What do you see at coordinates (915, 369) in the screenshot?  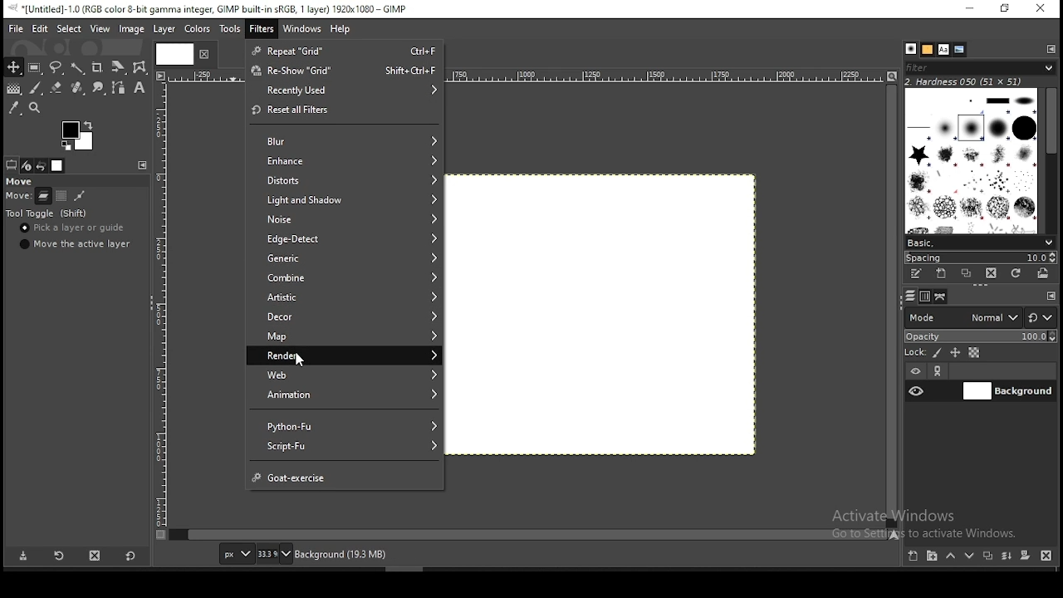 I see `layer visibility` at bounding box center [915, 369].